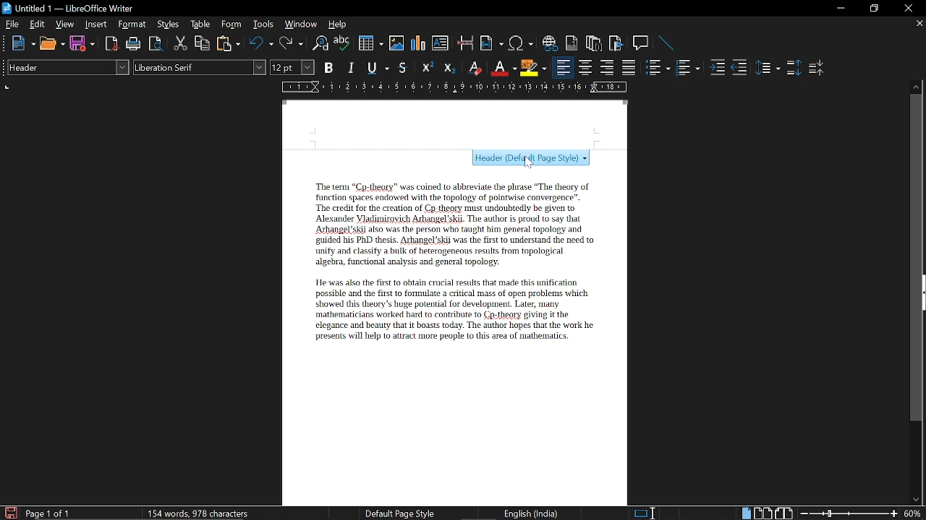 The image size is (926, 520). What do you see at coordinates (262, 43) in the screenshot?
I see `Undo` at bounding box center [262, 43].